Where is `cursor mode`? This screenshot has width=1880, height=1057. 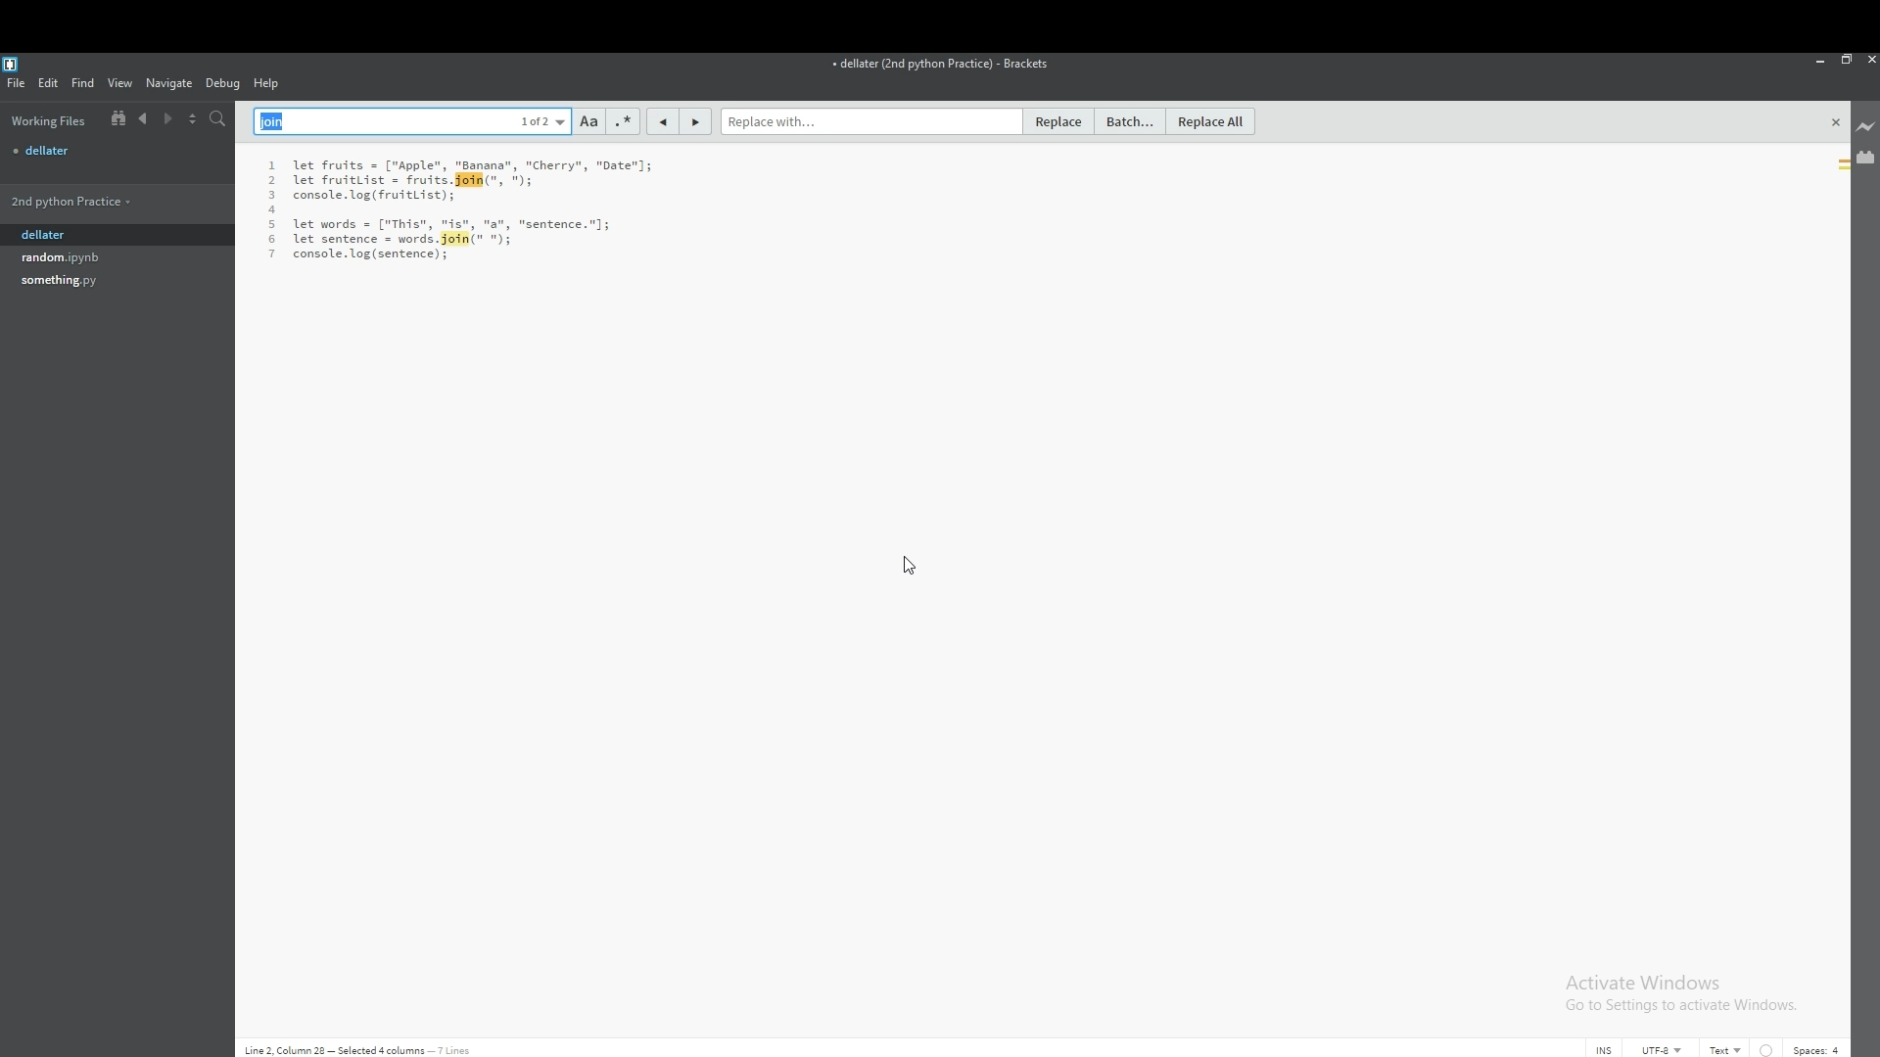
cursor mode is located at coordinates (1604, 1049).